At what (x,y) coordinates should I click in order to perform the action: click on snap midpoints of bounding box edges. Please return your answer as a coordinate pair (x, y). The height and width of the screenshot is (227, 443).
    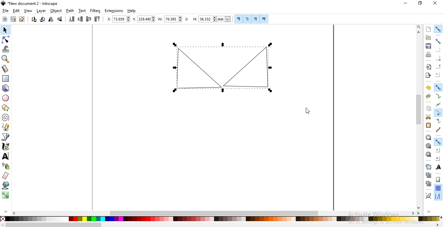
    Looking at the image, I should click on (438, 66).